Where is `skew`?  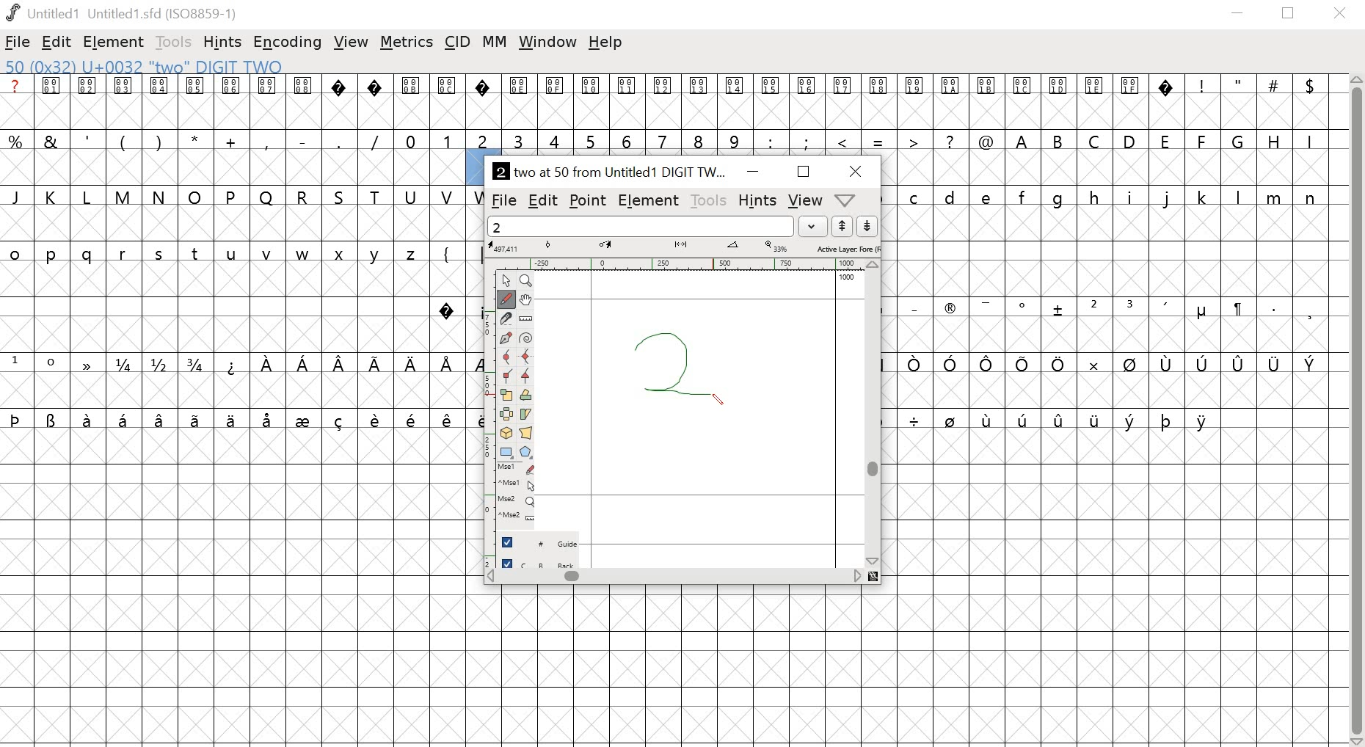
skew is located at coordinates (525, 415).